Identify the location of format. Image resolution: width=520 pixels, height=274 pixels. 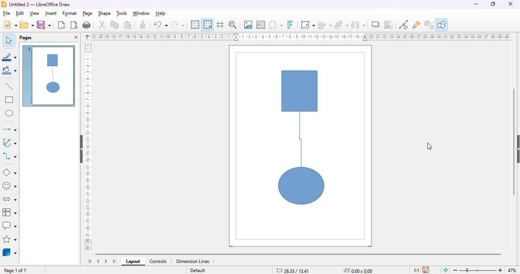
(70, 13).